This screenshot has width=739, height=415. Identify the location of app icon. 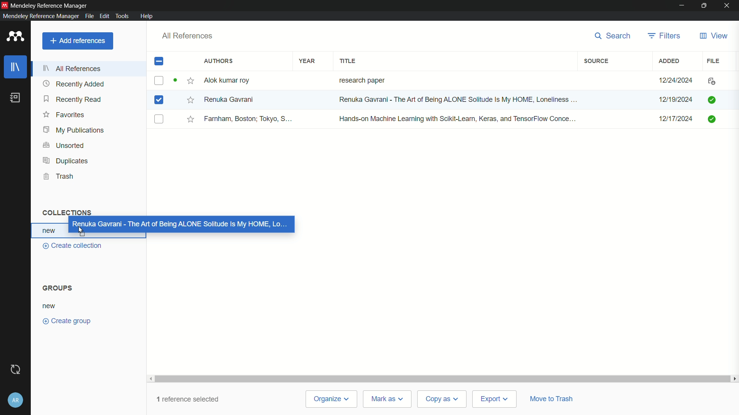
(15, 36).